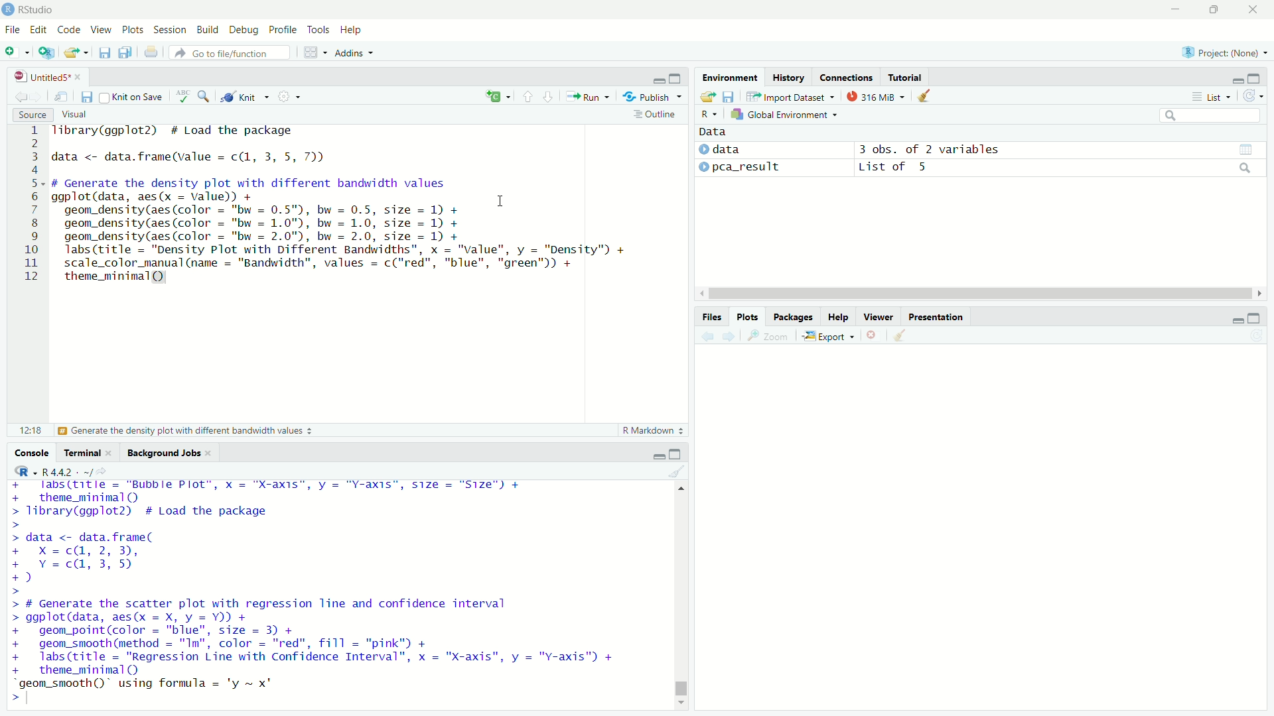 The height and width of the screenshot is (716, 1274). Describe the element at coordinates (86, 52) in the screenshot. I see `Open recent files` at that location.